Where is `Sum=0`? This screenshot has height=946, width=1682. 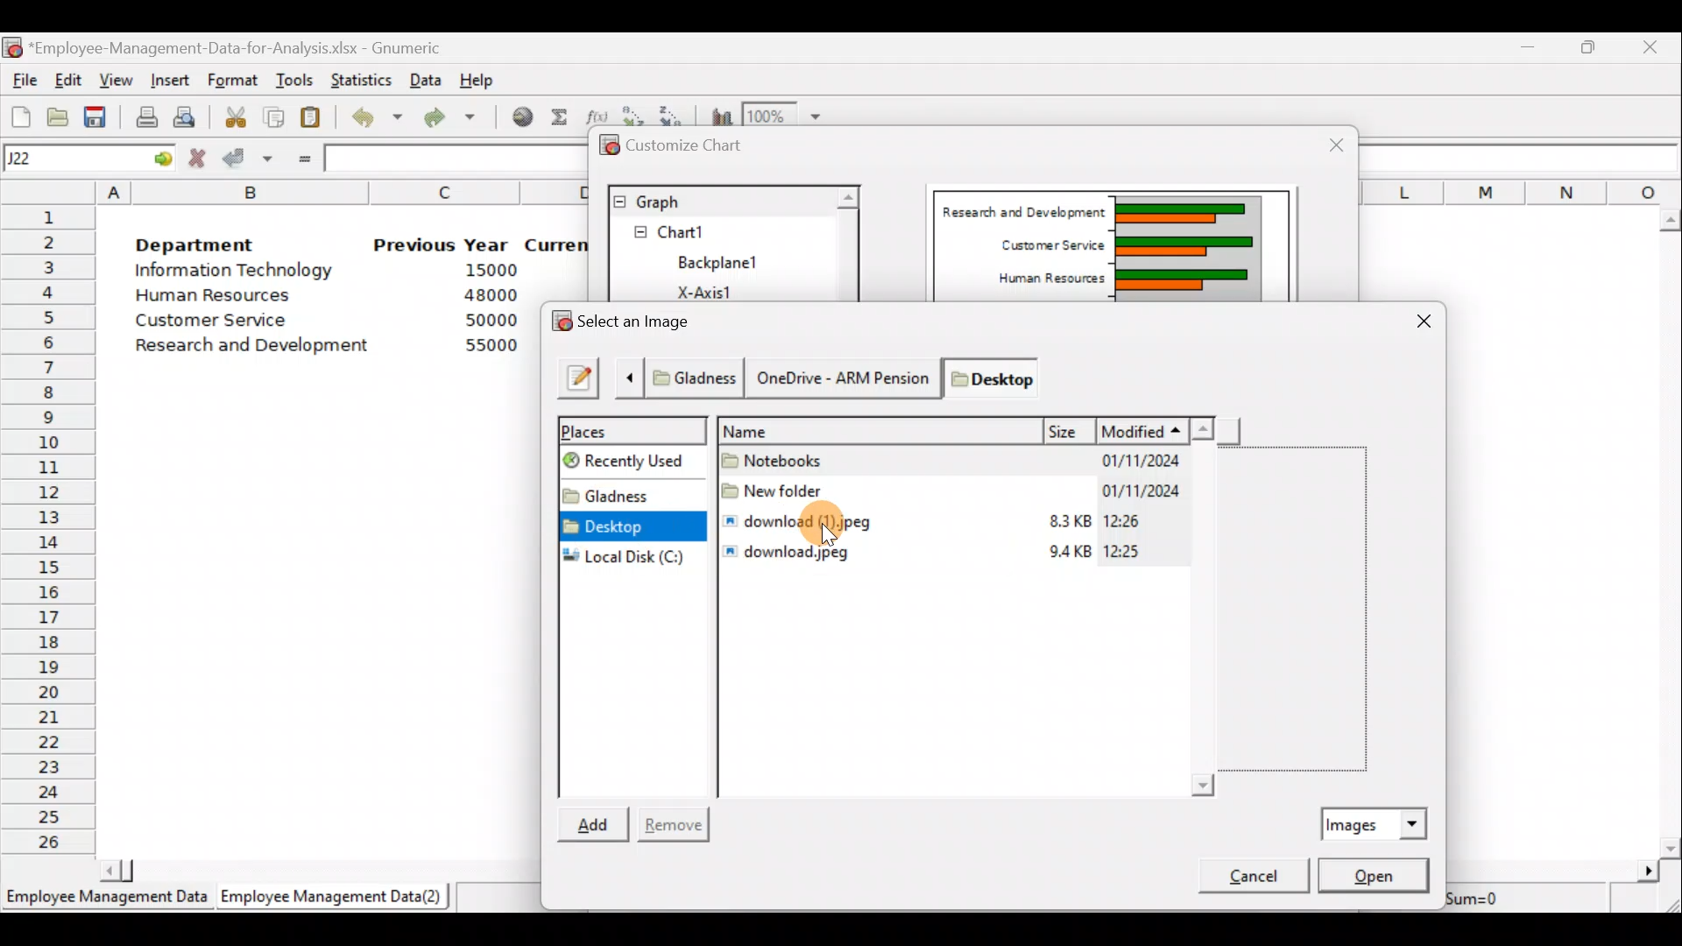
Sum=0 is located at coordinates (1497, 897).